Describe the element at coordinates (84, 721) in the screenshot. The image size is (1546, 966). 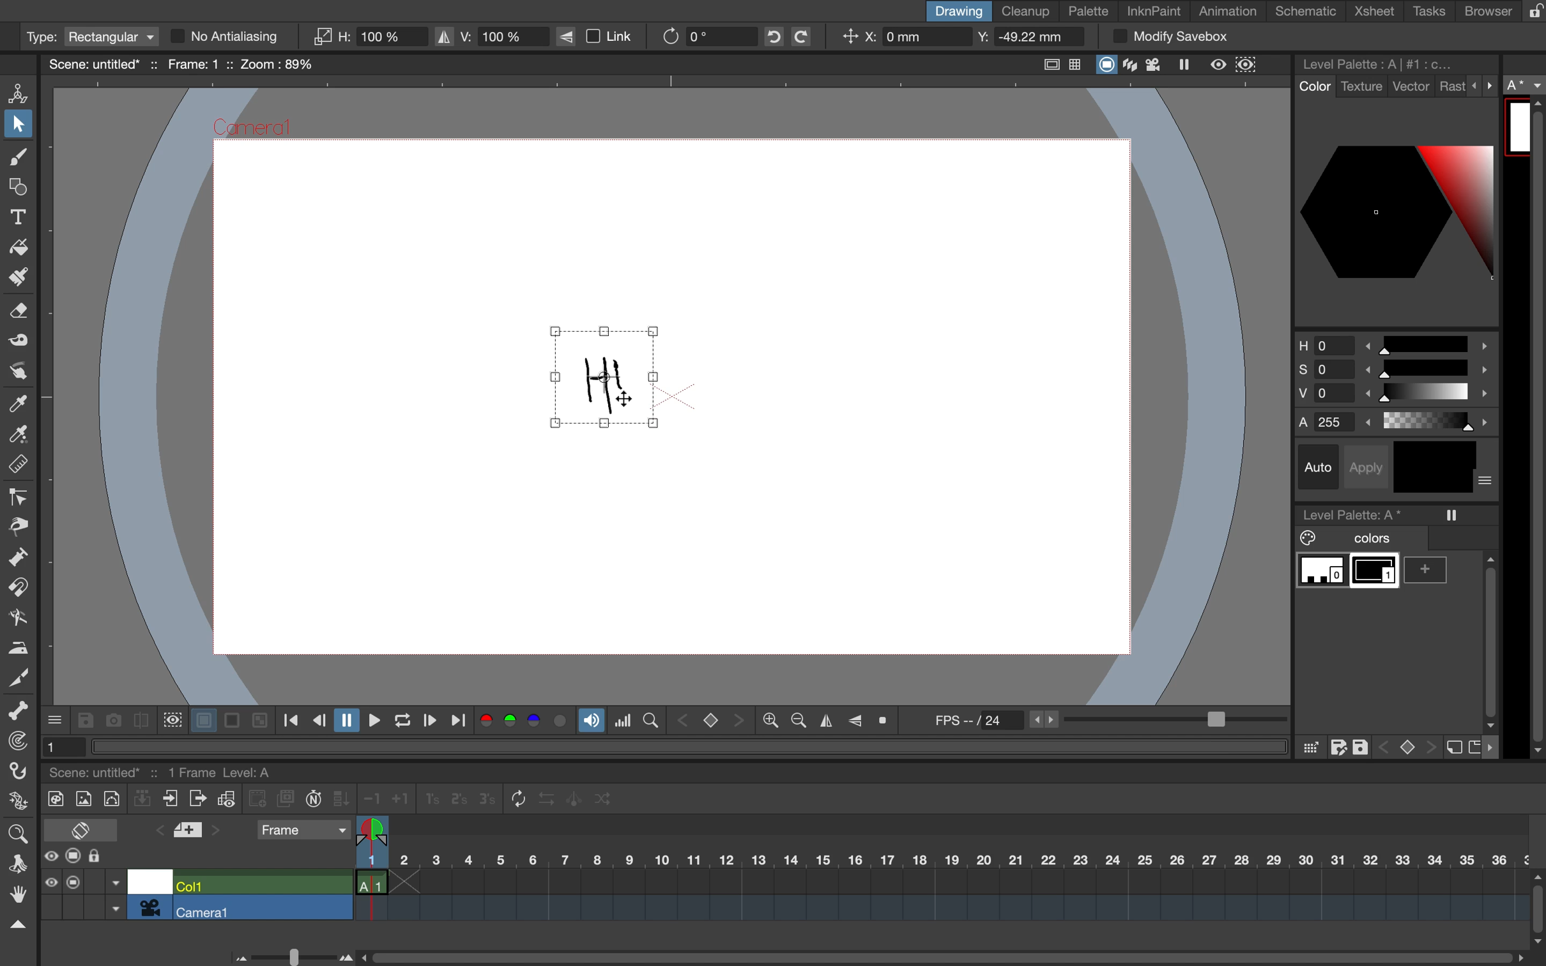
I see `save` at that location.